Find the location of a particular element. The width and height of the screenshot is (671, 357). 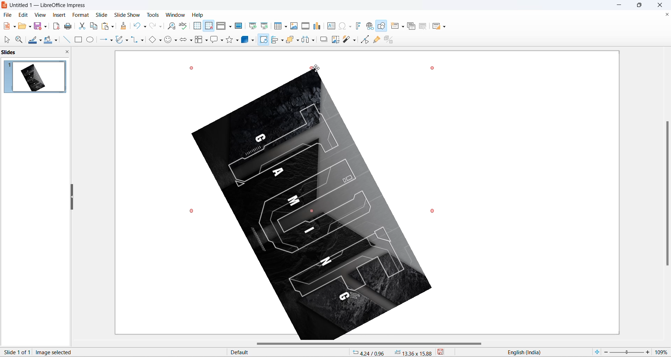

new file is located at coordinates (7, 26).